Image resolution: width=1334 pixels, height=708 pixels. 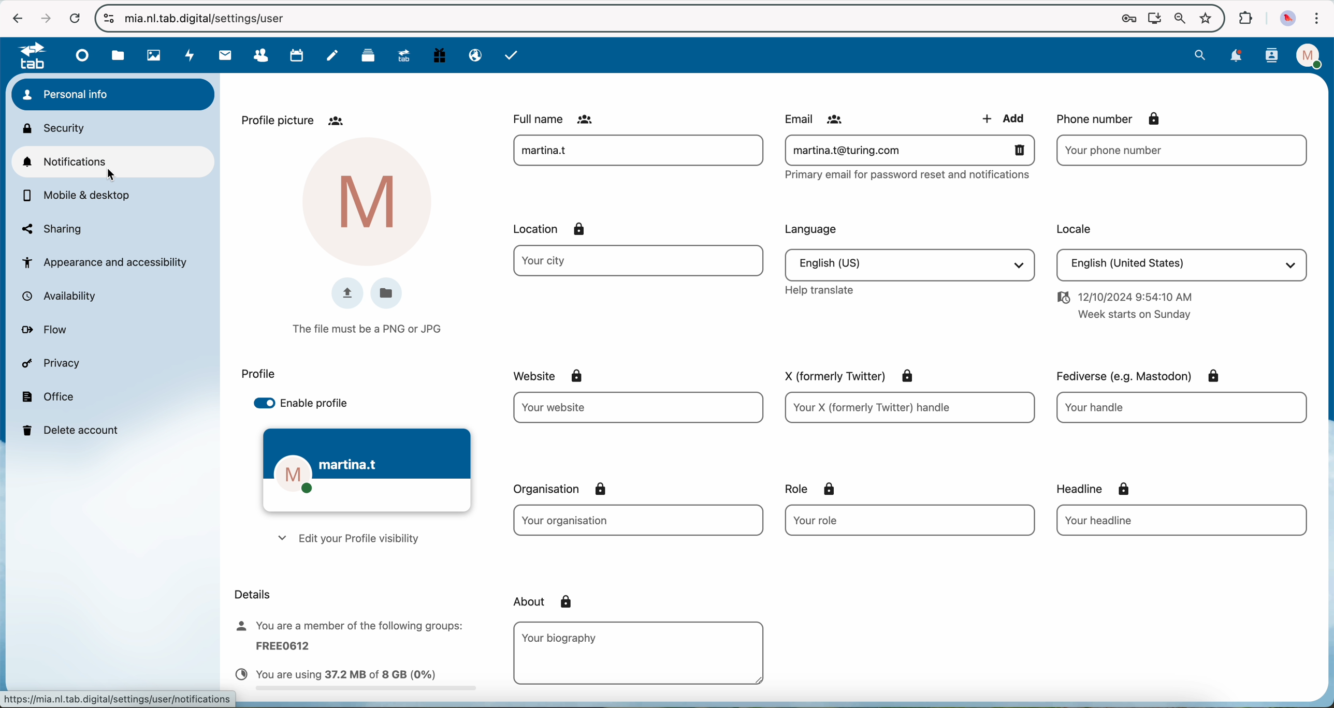 What do you see at coordinates (544, 600) in the screenshot?
I see `about` at bounding box center [544, 600].